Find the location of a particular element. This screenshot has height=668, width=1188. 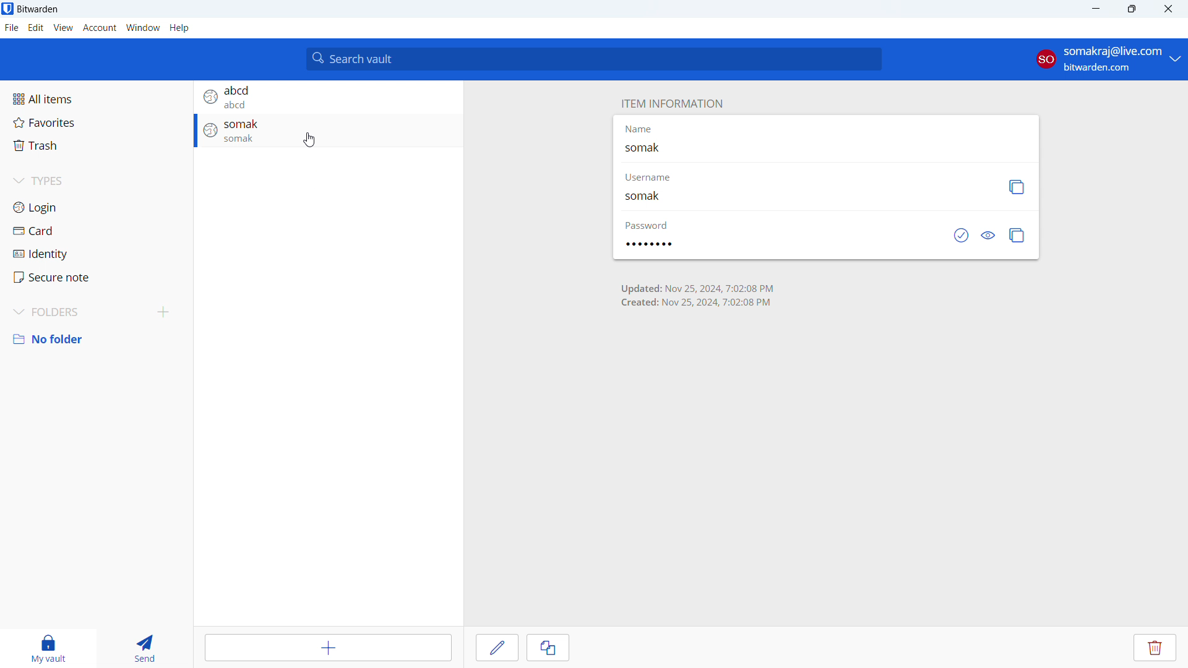

login entry with name somak is located at coordinates (328, 131).